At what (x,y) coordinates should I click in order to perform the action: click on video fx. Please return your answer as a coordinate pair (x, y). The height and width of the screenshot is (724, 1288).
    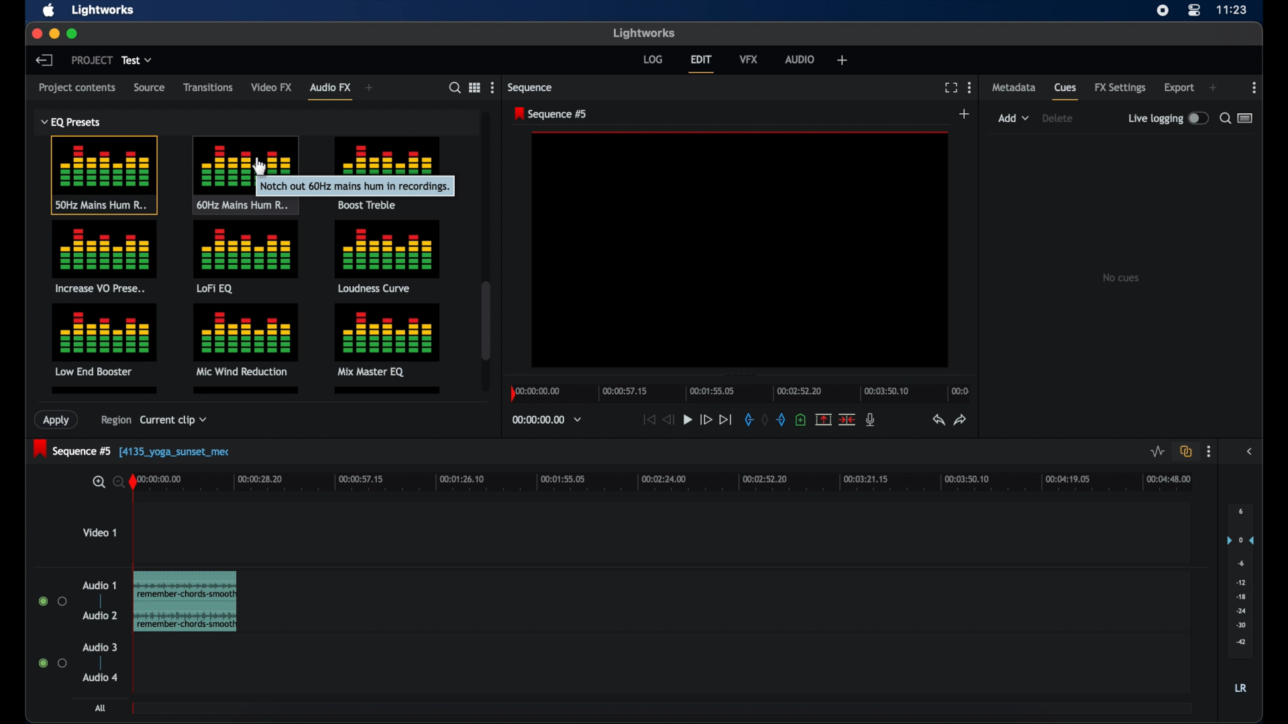
    Looking at the image, I should click on (272, 88).